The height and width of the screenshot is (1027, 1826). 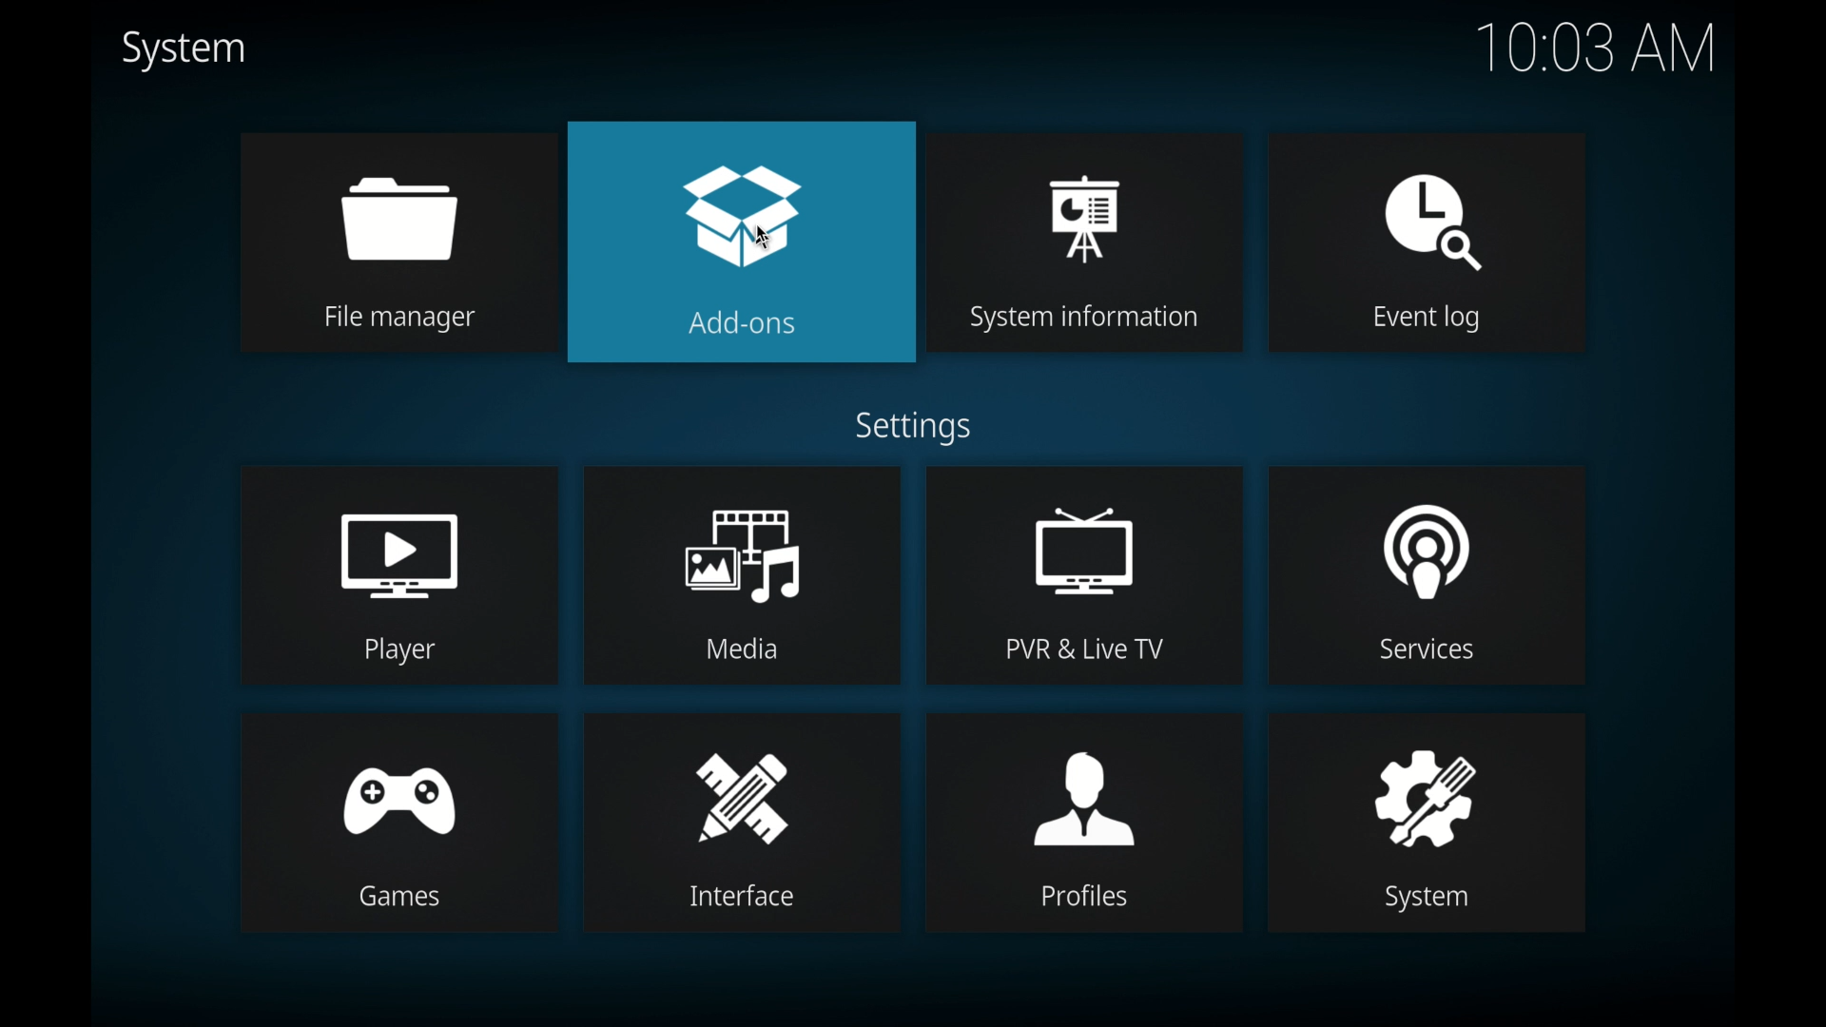 What do you see at coordinates (1083, 574) in the screenshot?
I see `pvr and live tv` at bounding box center [1083, 574].